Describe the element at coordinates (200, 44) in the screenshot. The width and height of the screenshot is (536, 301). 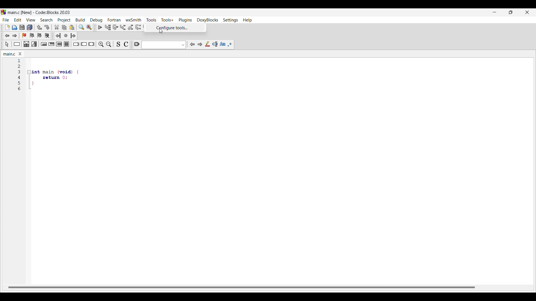
I see `Next` at that location.